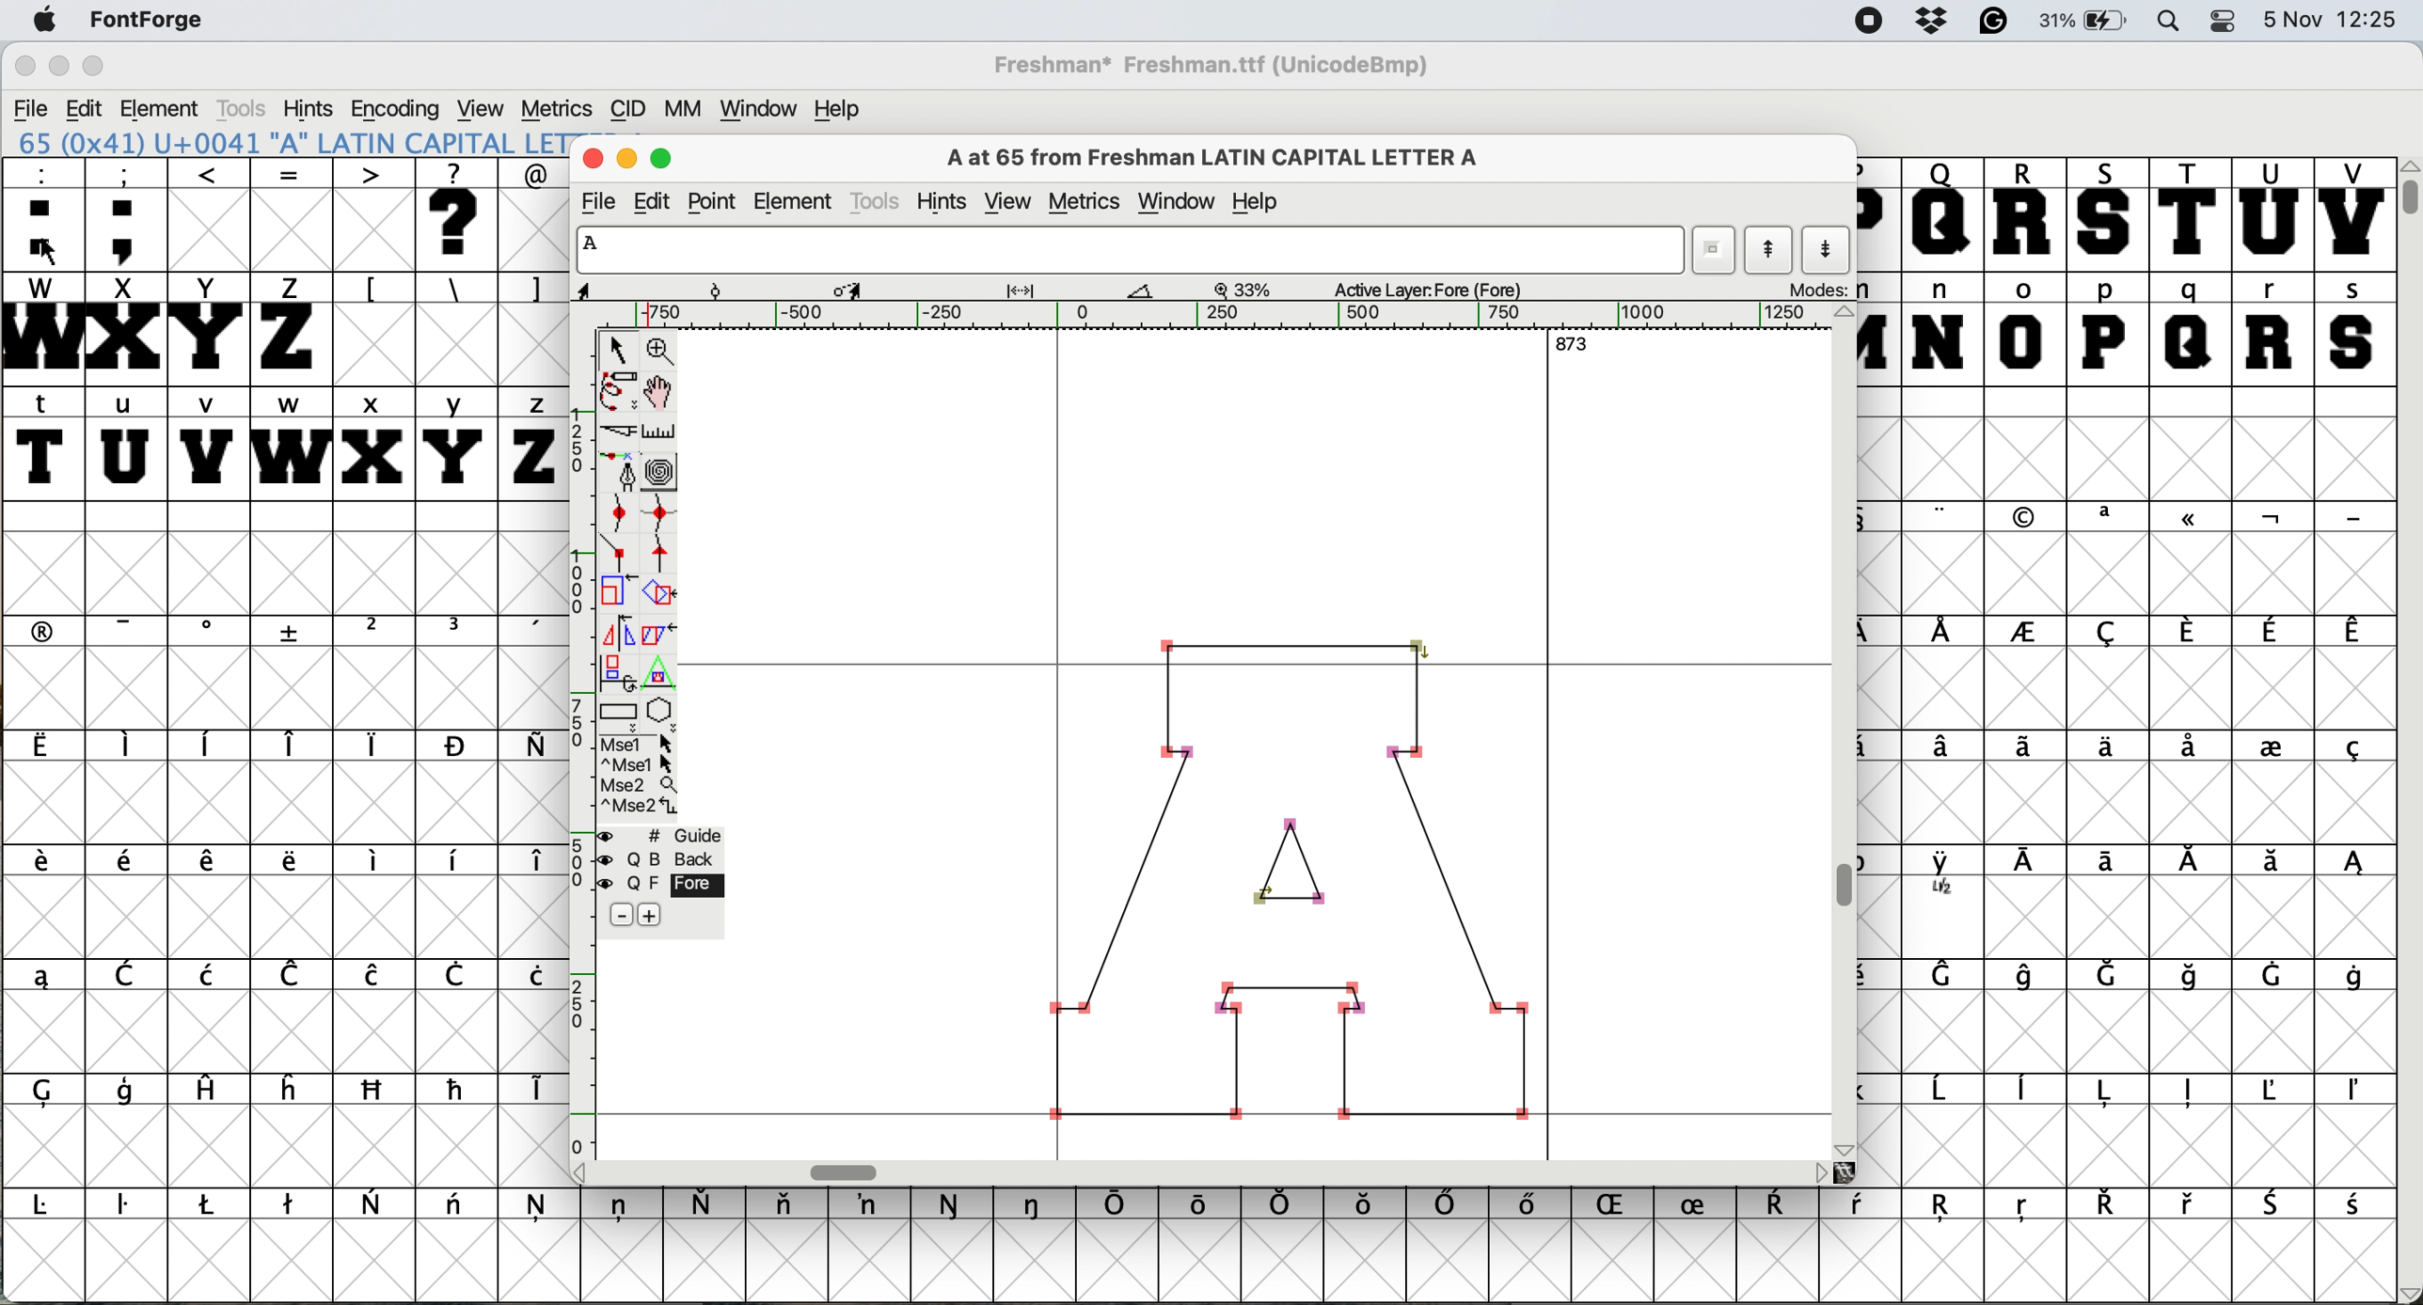  What do you see at coordinates (531, 975) in the screenshot?
I see `symbol` at bounding box center [531, 975].